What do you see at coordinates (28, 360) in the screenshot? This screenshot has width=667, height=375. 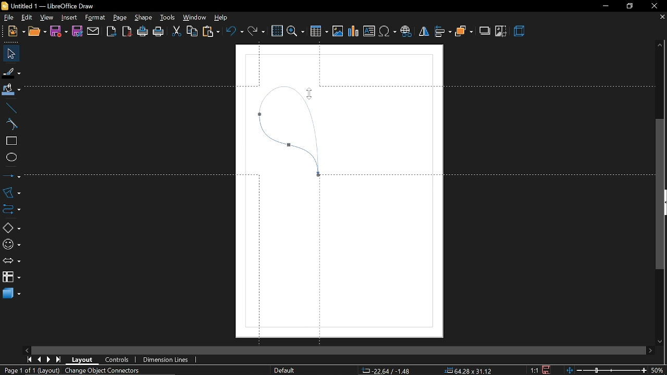 I see `go to first page` at bounding box center [28, 360].